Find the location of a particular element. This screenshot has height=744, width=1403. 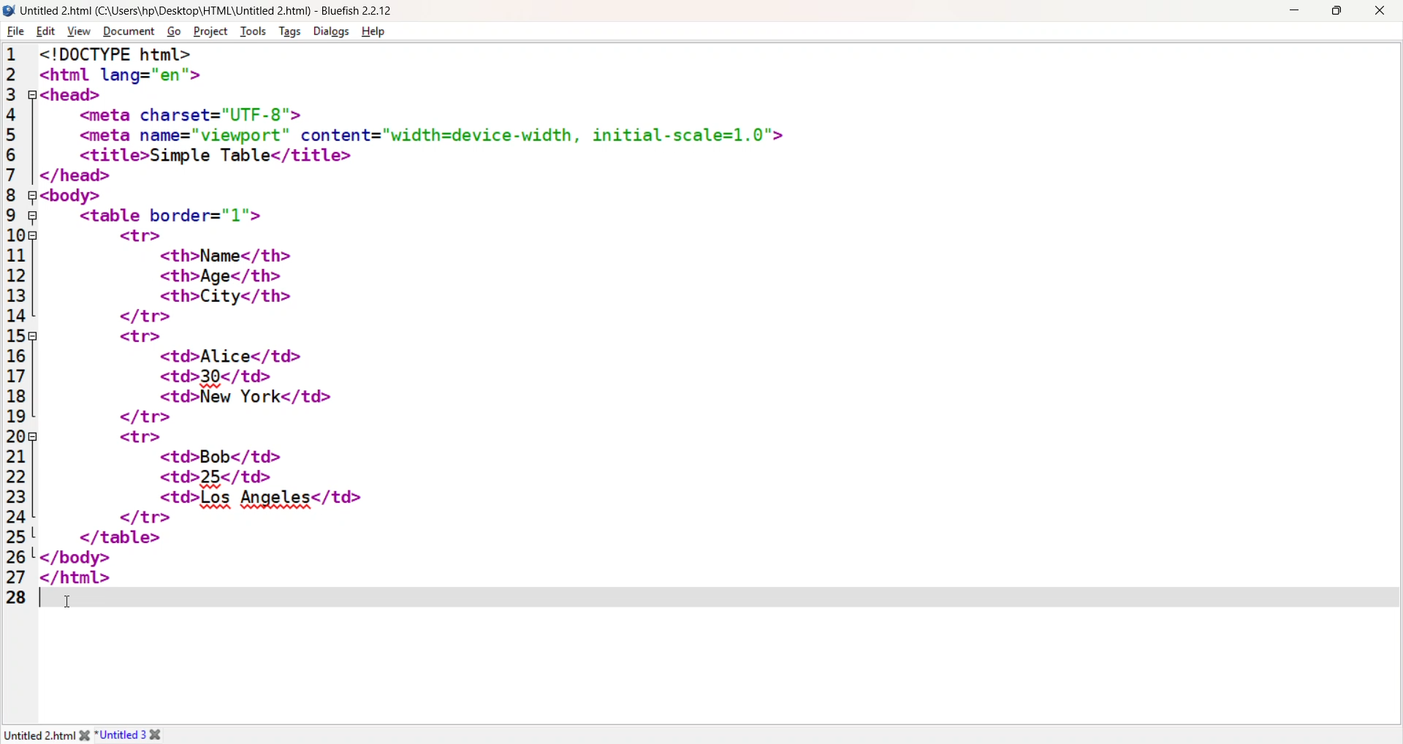

View is located at coordinates (77, 31).